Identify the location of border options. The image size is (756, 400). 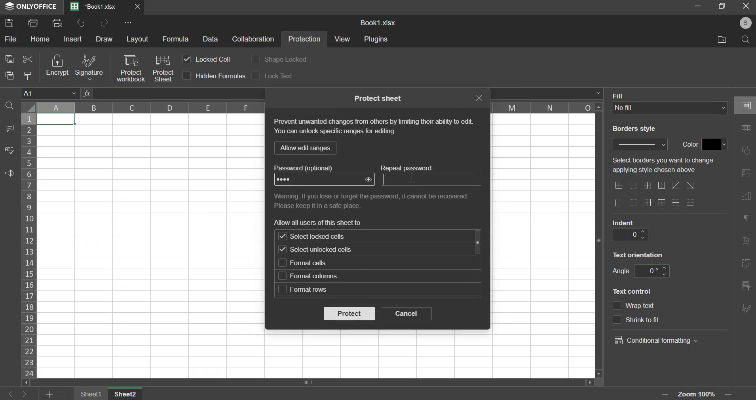
(677, 202).